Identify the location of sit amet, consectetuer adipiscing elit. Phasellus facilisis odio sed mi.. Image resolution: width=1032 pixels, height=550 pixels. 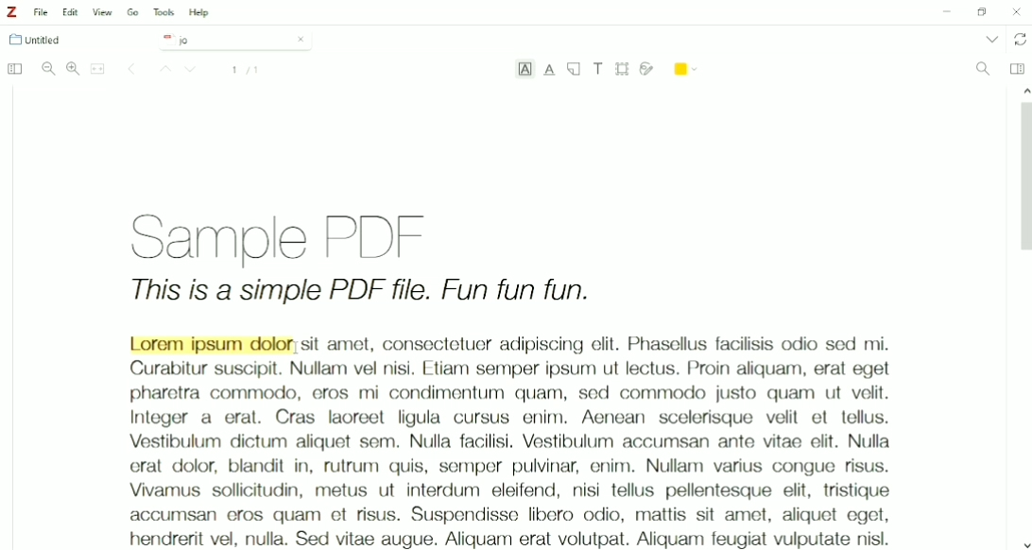
(596, 344).